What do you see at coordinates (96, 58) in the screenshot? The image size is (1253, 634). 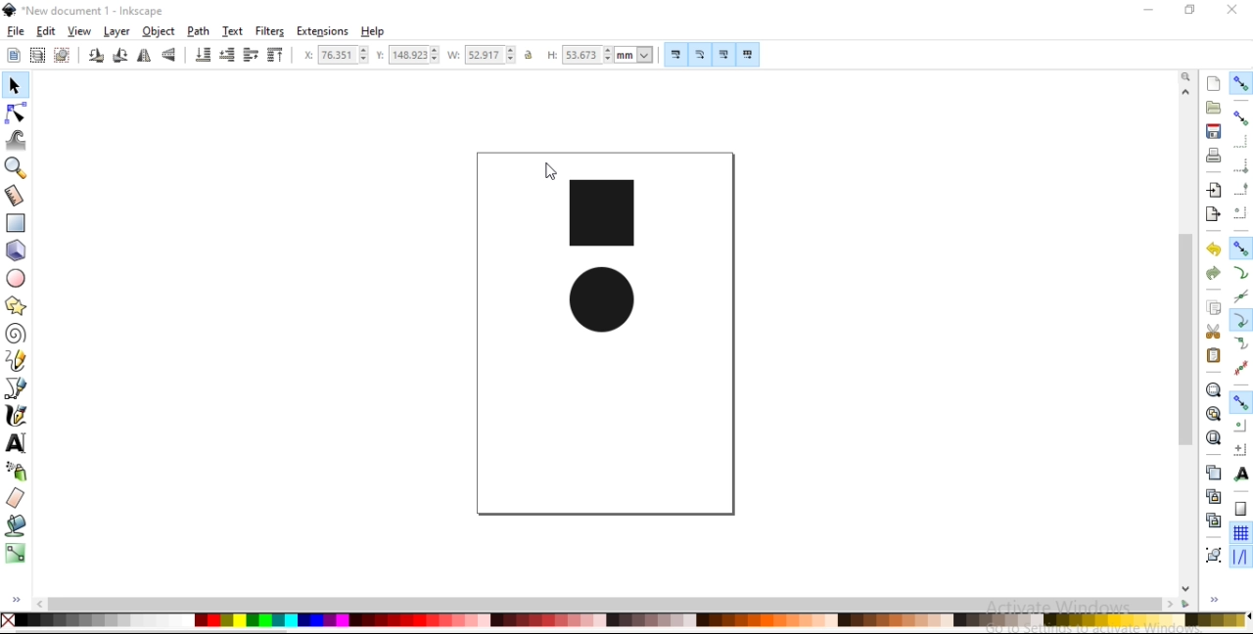 I see `rotate 90 counter clockwise` at bounding box center [96, 58].